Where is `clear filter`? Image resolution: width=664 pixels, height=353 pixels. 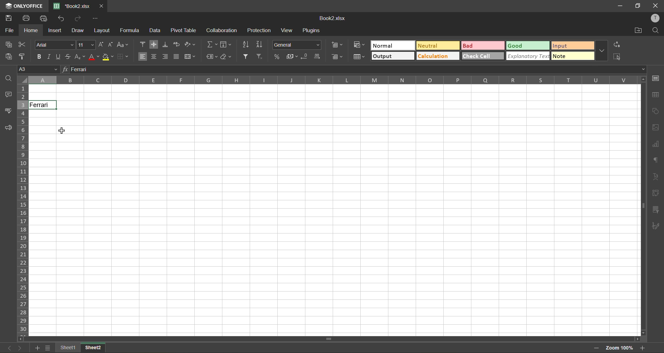
clear filter is located at coordinates (260, 57).